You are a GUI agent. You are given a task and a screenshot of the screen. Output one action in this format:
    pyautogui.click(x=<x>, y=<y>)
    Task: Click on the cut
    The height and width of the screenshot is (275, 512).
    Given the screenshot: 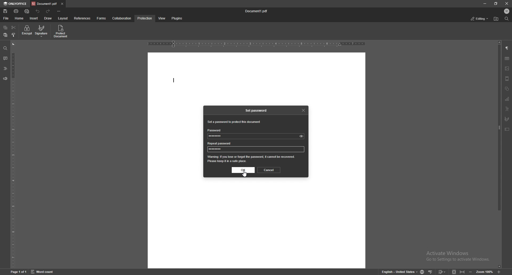 What is the action you would take?
    pyautogui.click(x=13, y=27)
    